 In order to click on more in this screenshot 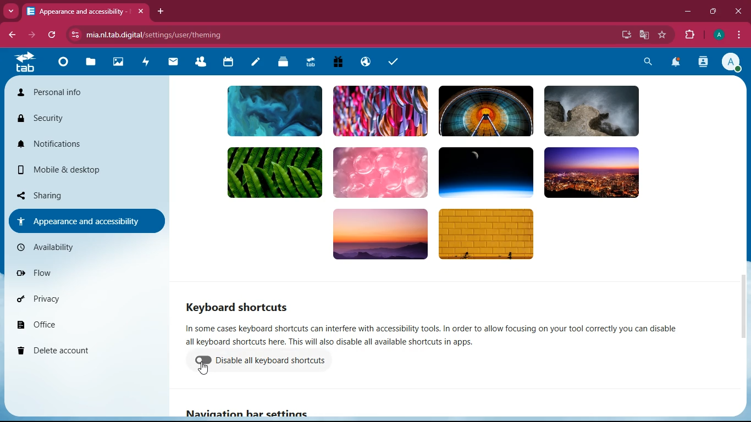, I will do `click(10, 10)`.